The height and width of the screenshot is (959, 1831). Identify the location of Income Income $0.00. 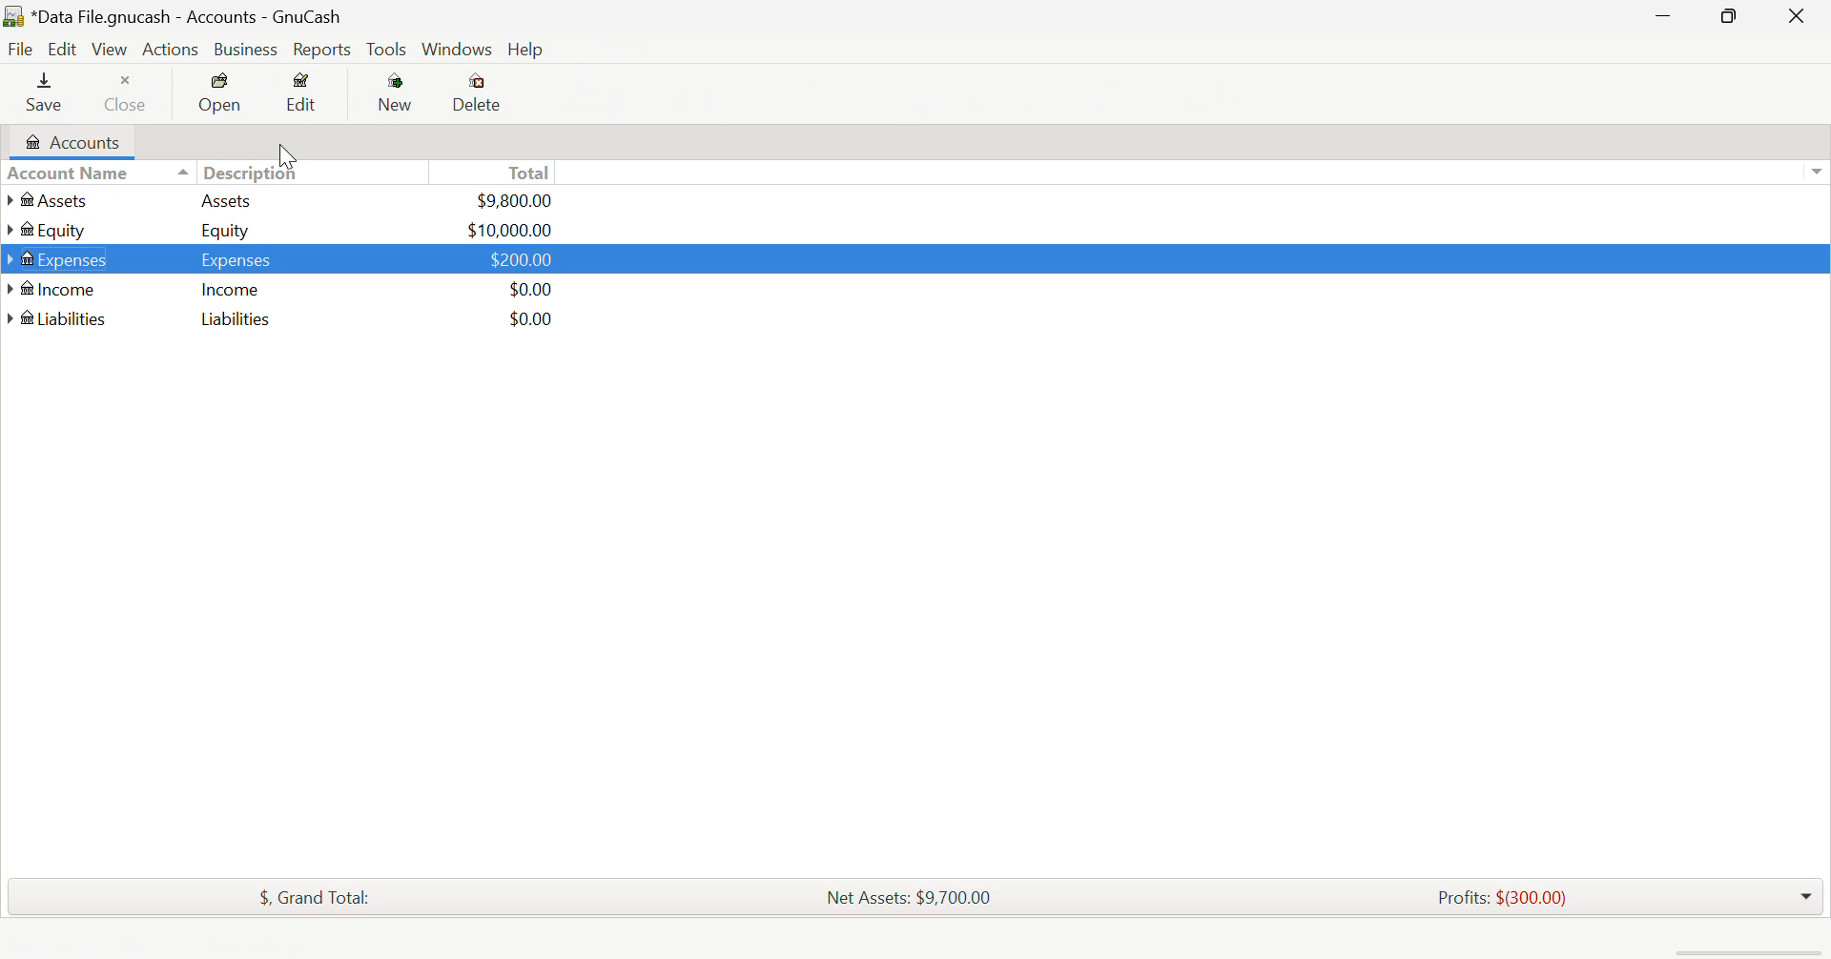
(281, 290).